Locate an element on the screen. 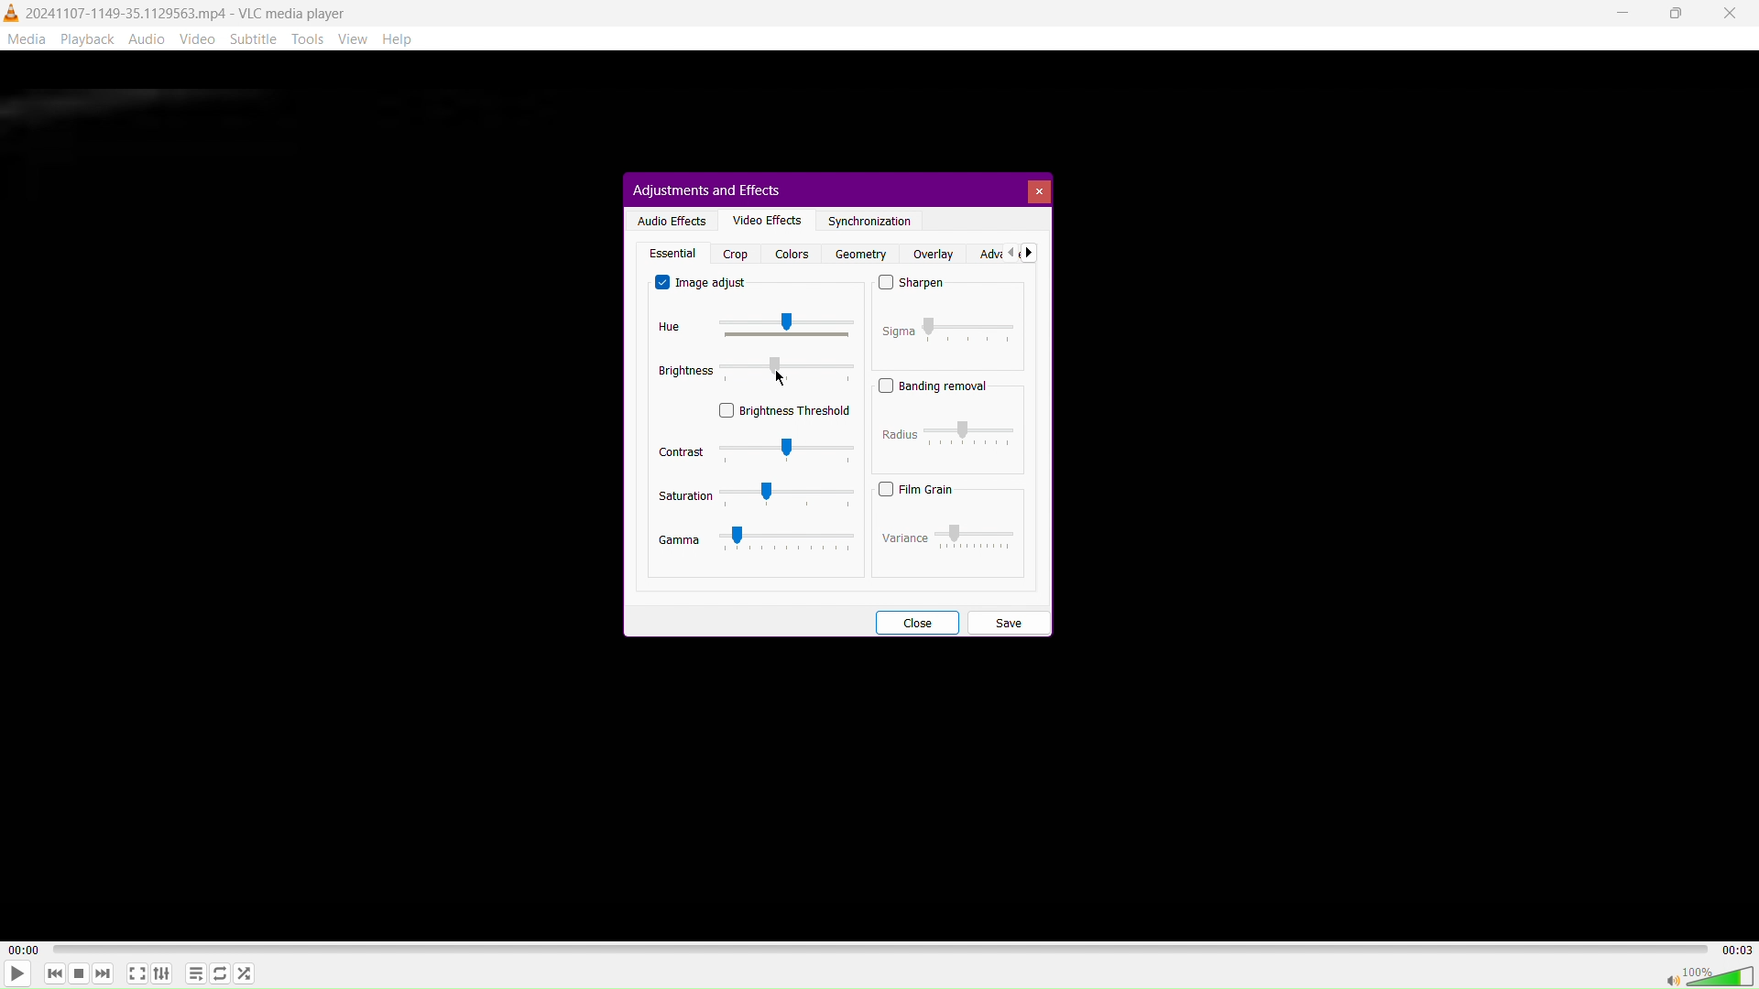 This screenshot has width=1759, height=989. TImeline is located at coordinates (882, 947).